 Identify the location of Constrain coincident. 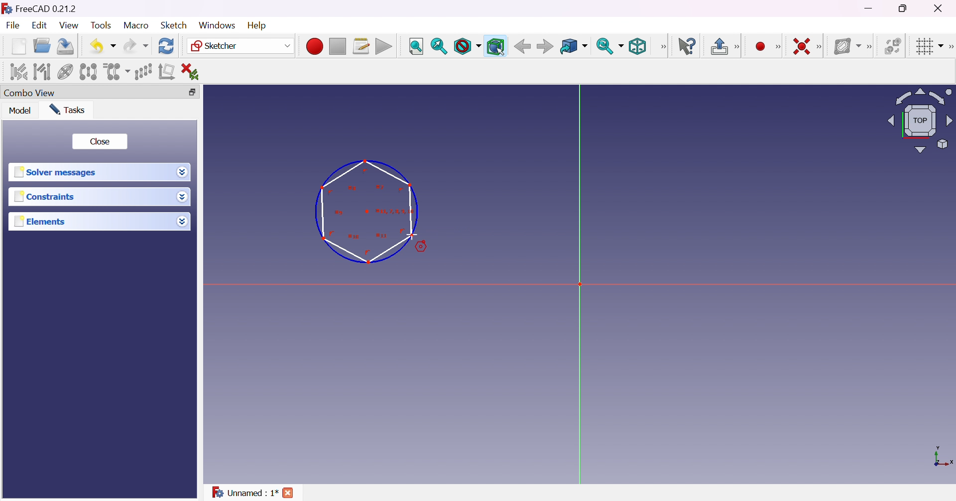
(801, 46).